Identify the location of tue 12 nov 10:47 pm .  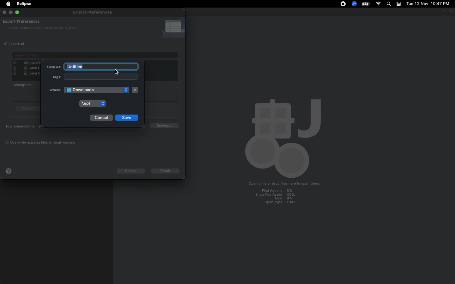
(428, 3).